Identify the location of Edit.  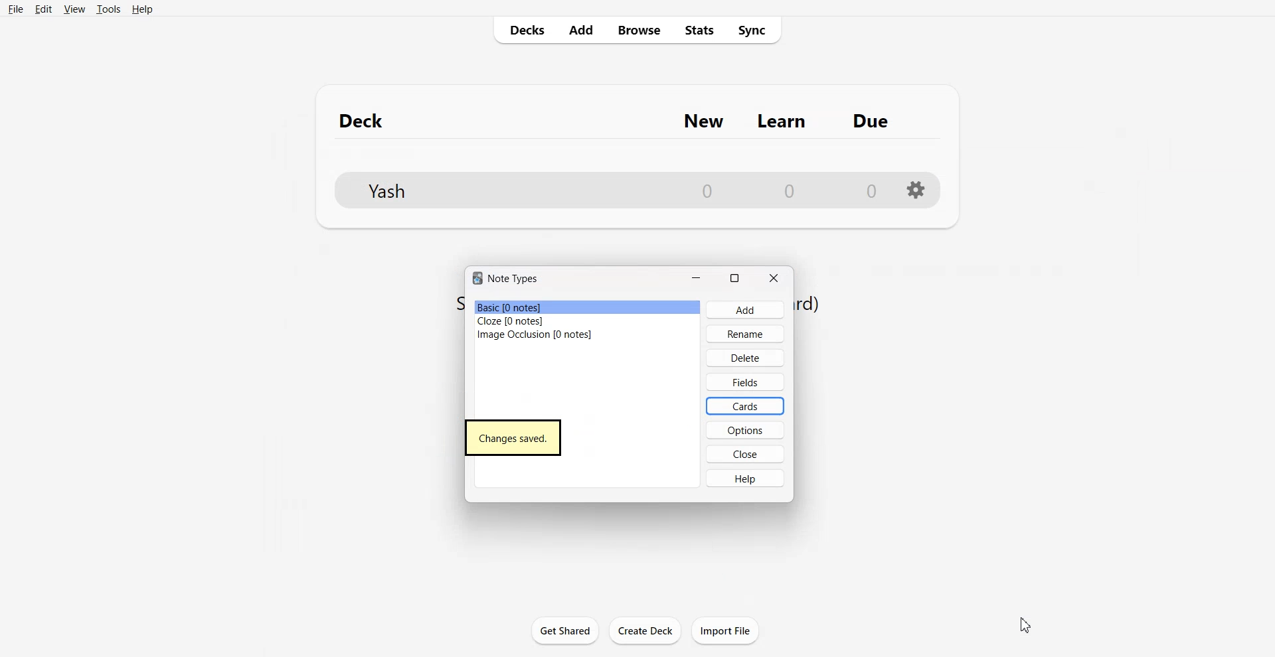
(42, 9).